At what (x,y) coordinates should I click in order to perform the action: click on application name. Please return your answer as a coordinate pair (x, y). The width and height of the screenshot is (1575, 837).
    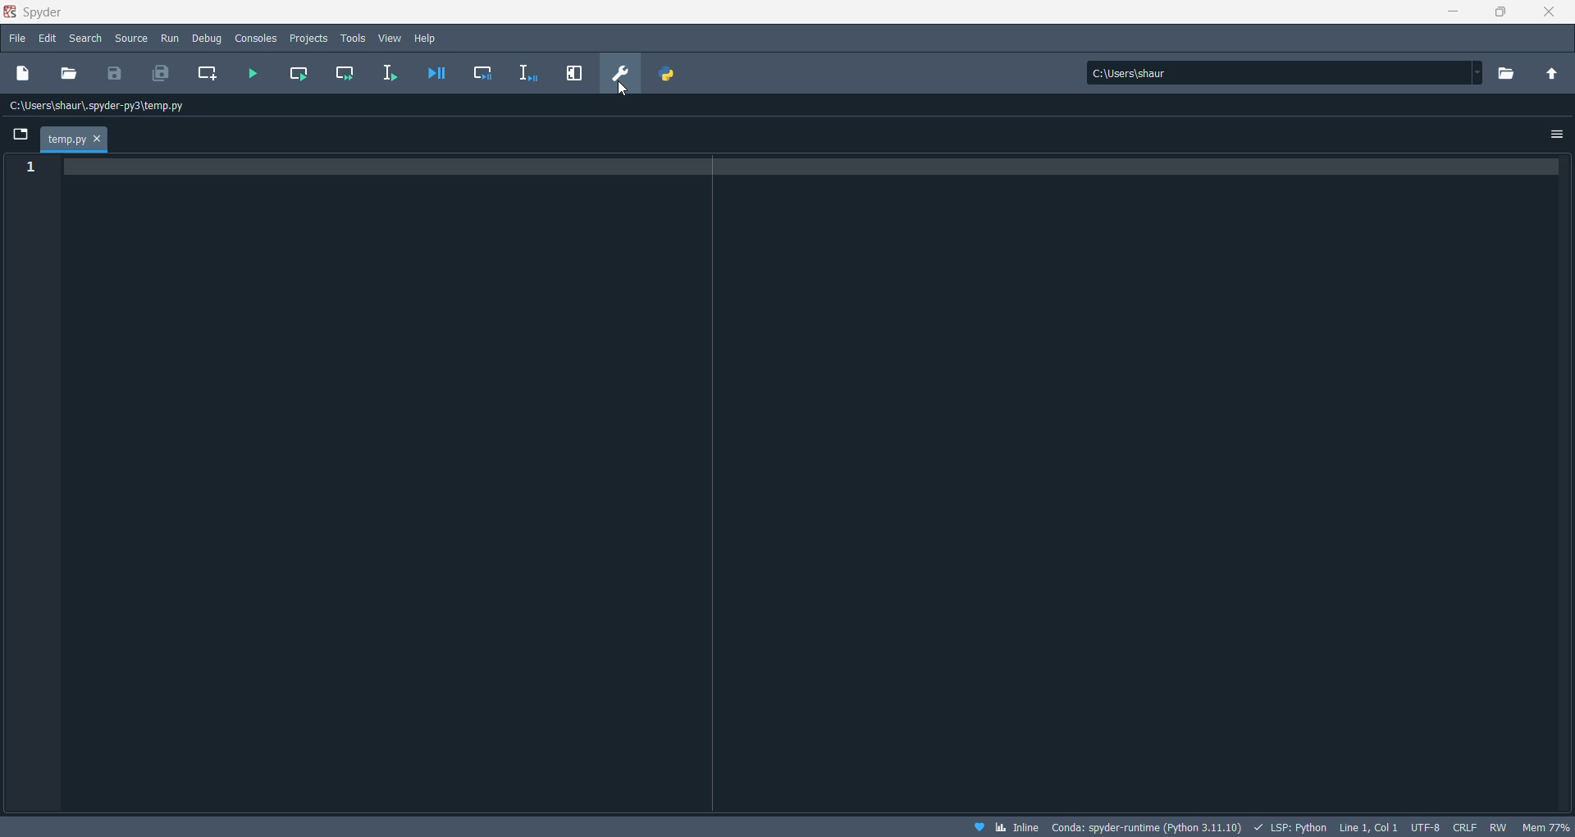
    Looking at the image, I should click on (42, 12).